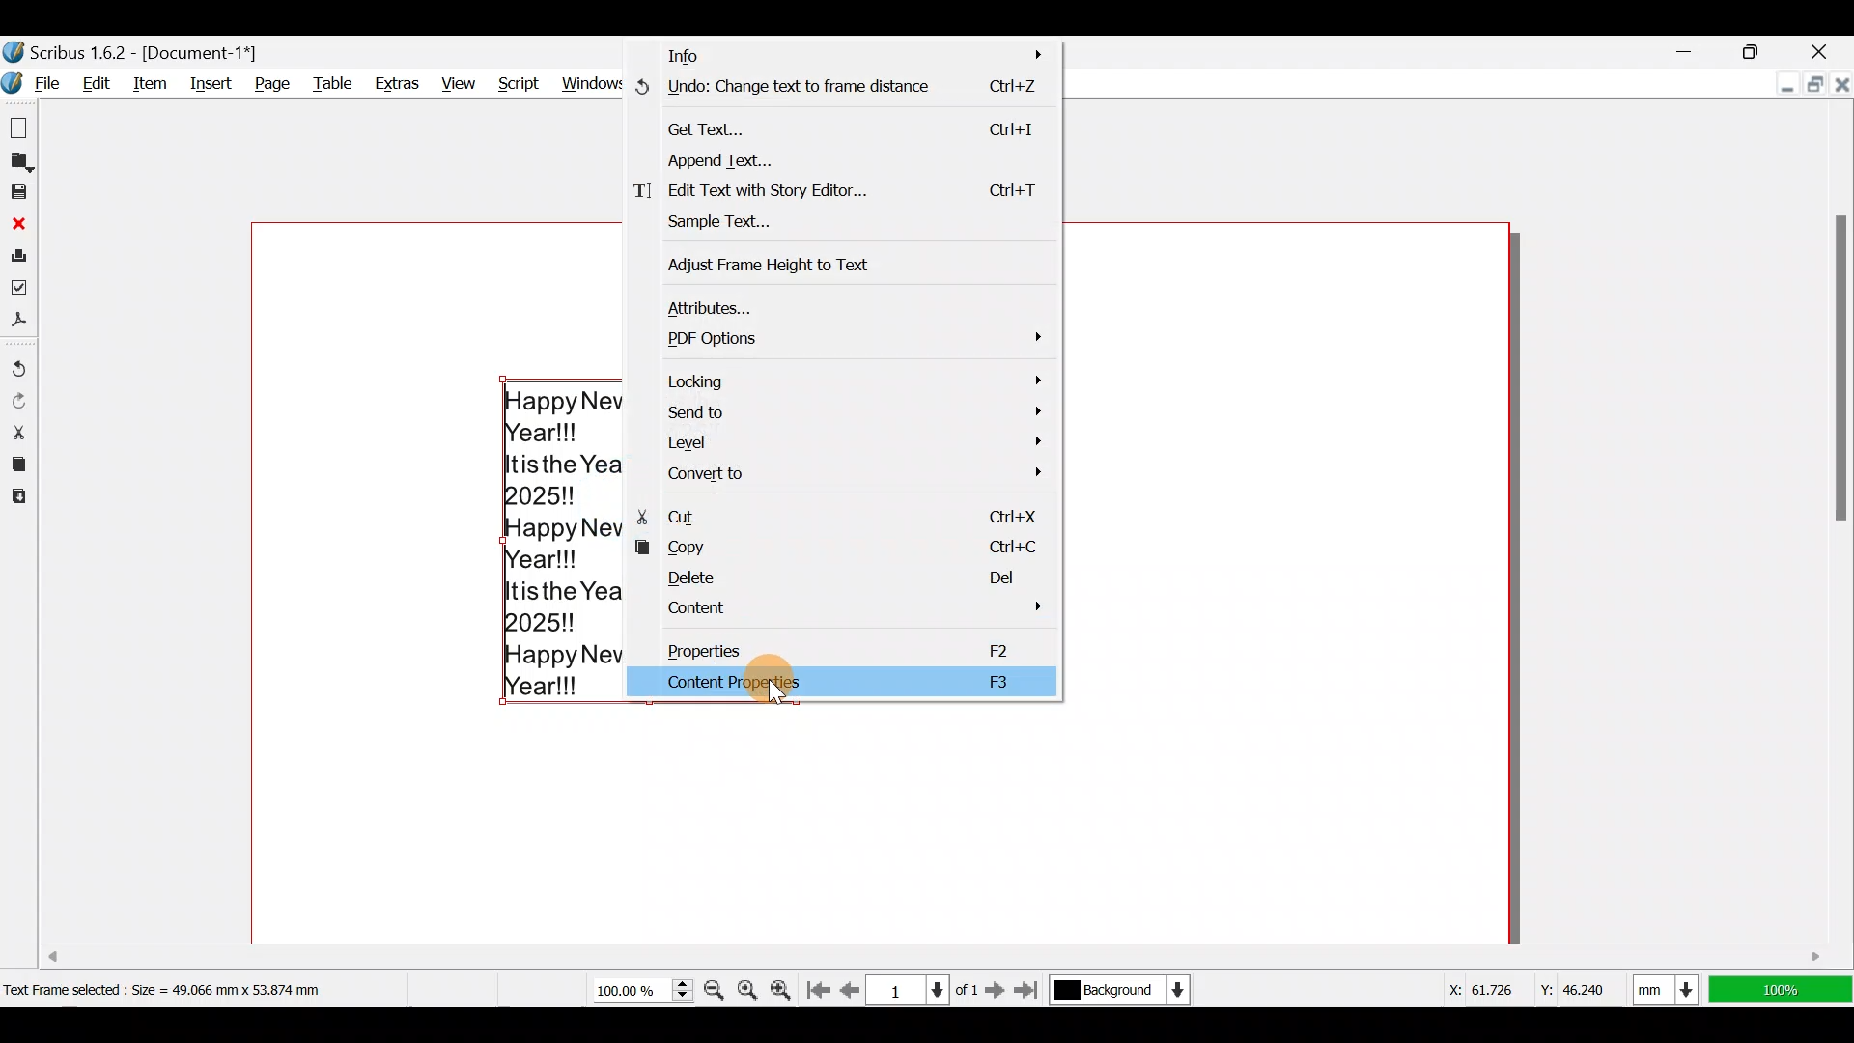 The width and height of the screenshot is (1854, 1043). Describe the element at coordinates (16, 465) in the screenshot. I see `Copy` at that location.